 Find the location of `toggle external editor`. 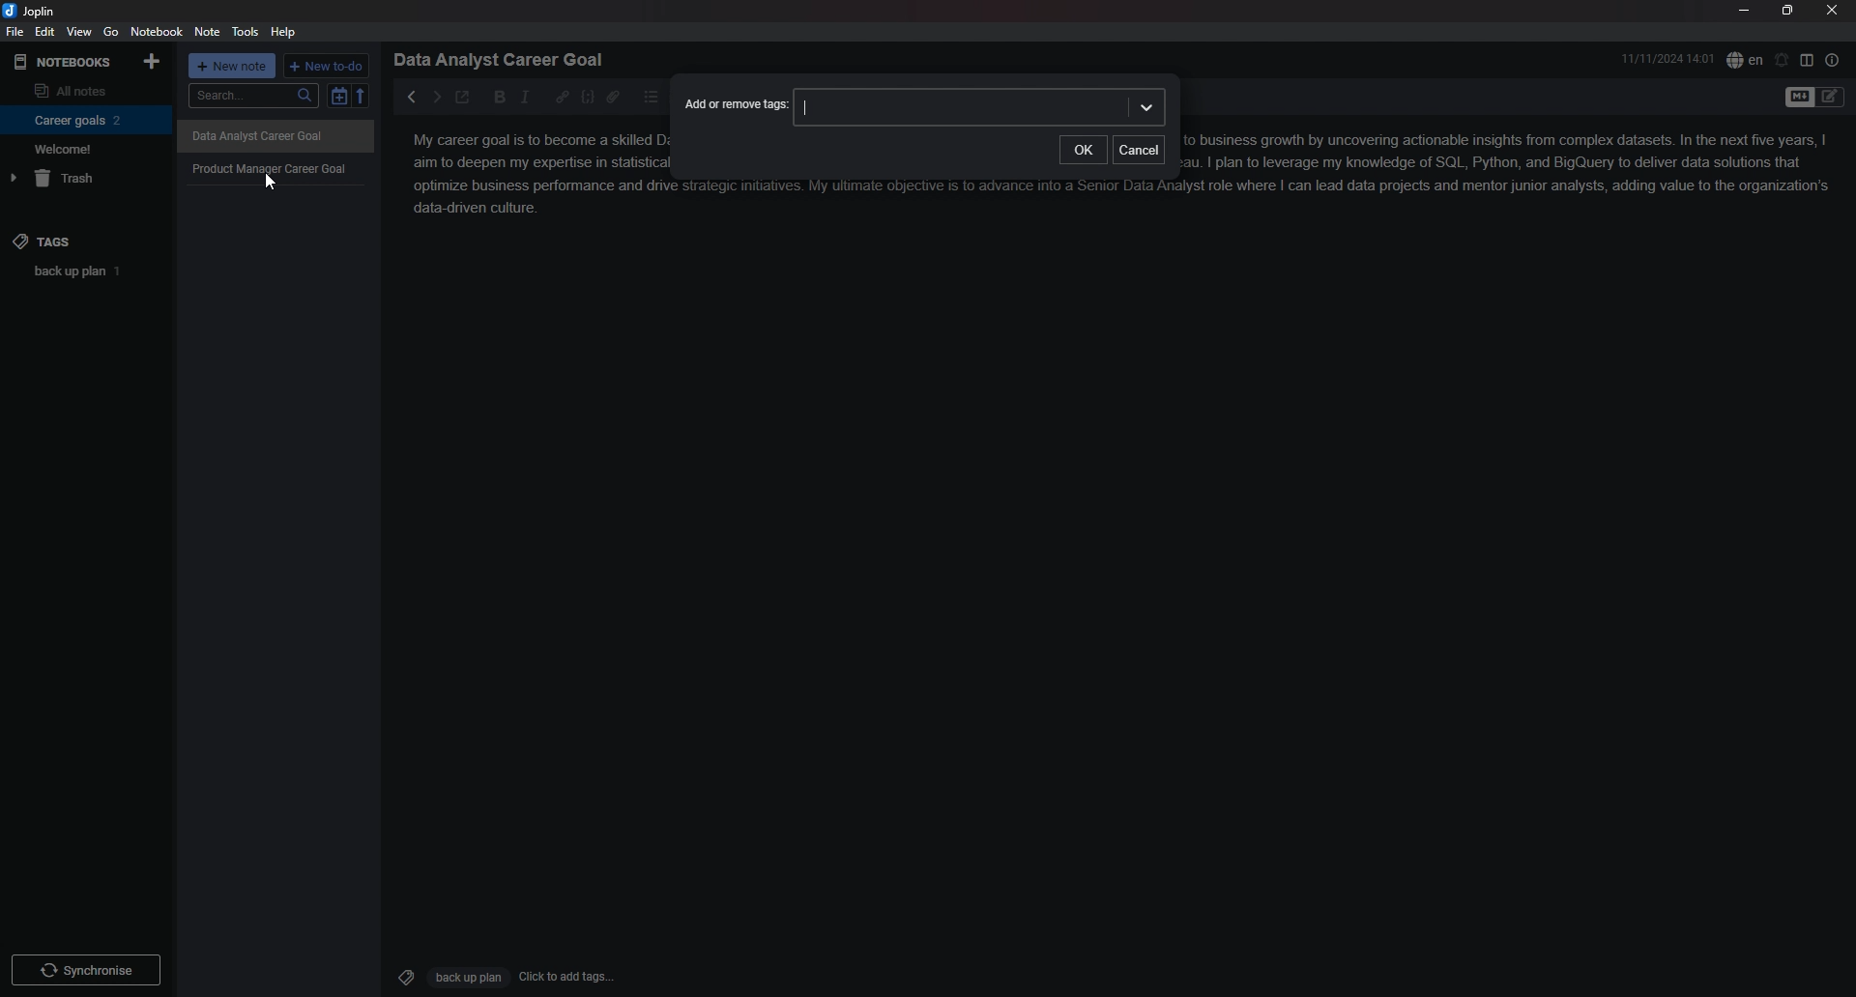

toggle external editor is located at coordinates (464, 97).